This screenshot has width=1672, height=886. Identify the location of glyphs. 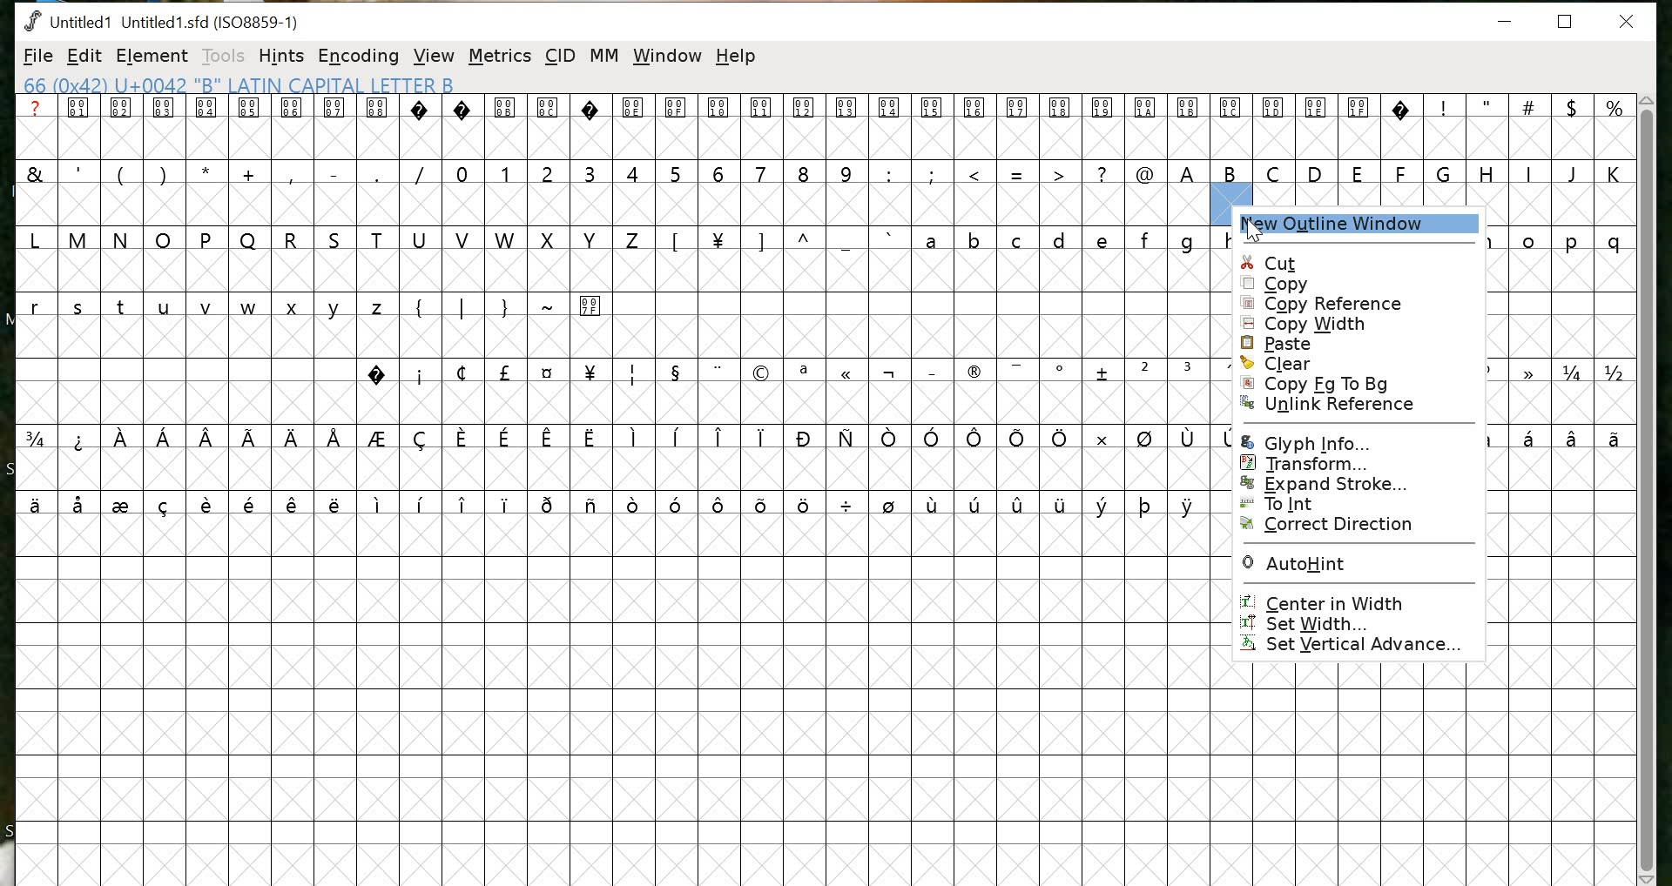
(617, 313).